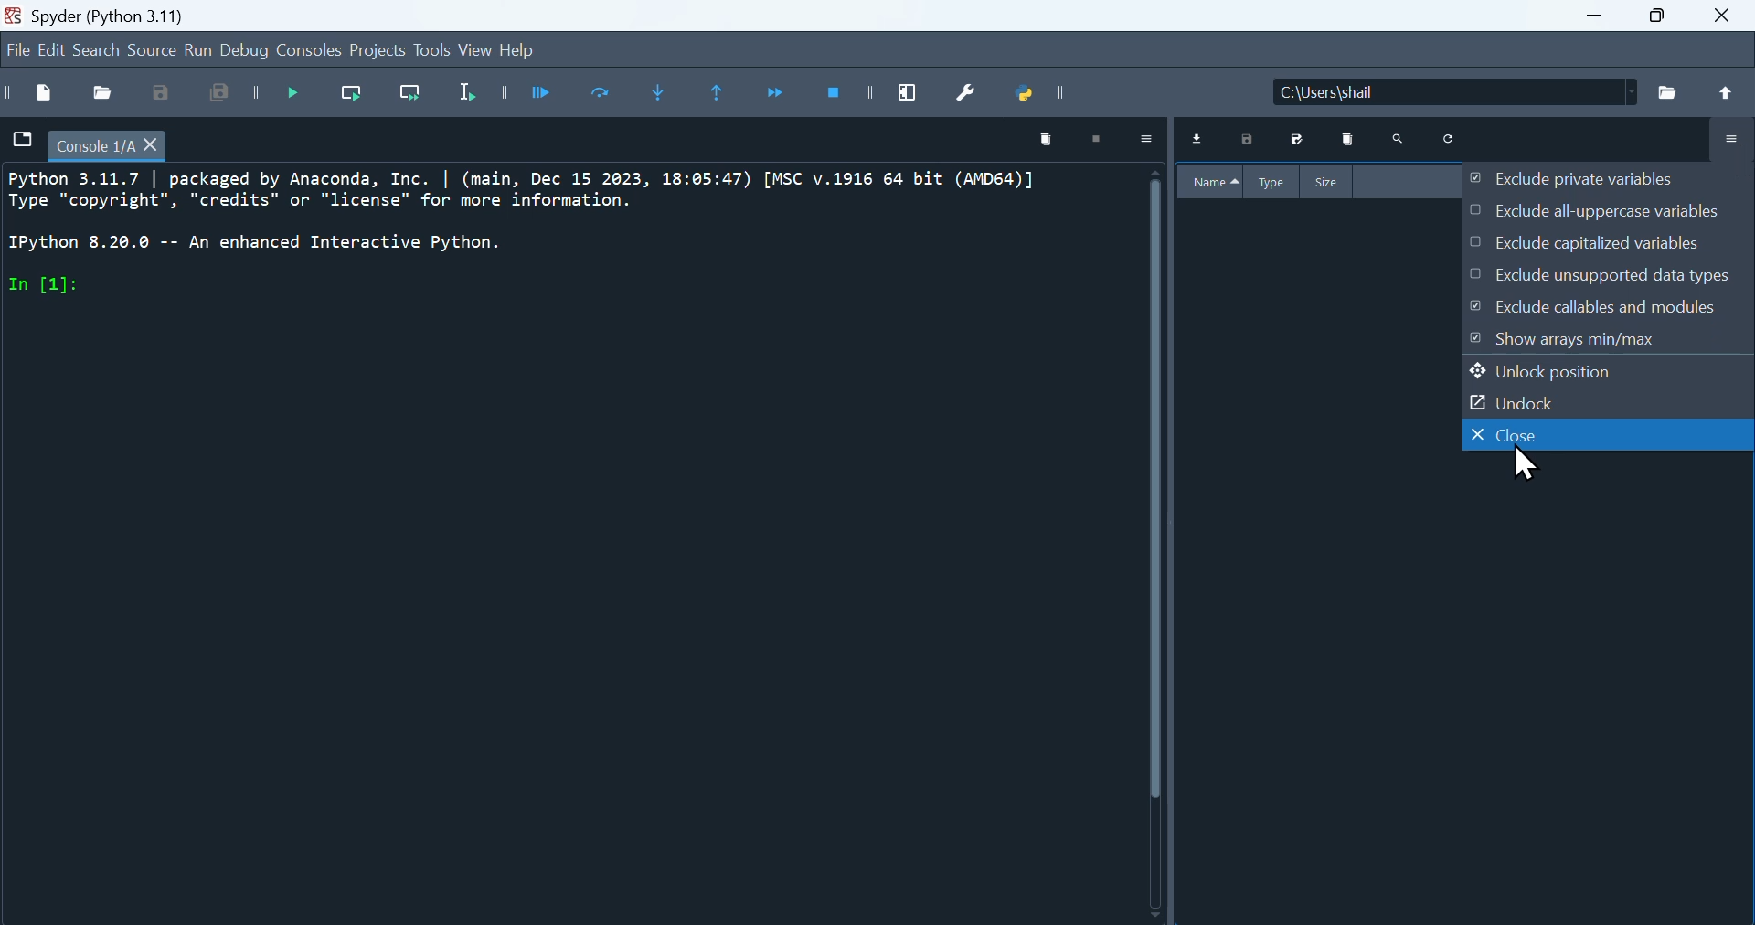 This screenshot has width=1755, height=925. What do you see at coordinates (1602, 246) in the screenshot?
I see `Exclude capitalised variables` at bounding box center [1602, 246].